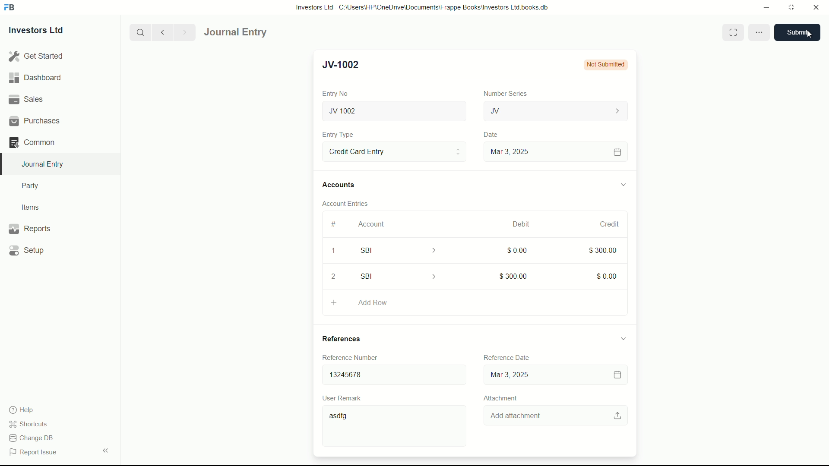 The height and width of the screenshot is (466, 829). I want to click on minimize, so click(764, 6).